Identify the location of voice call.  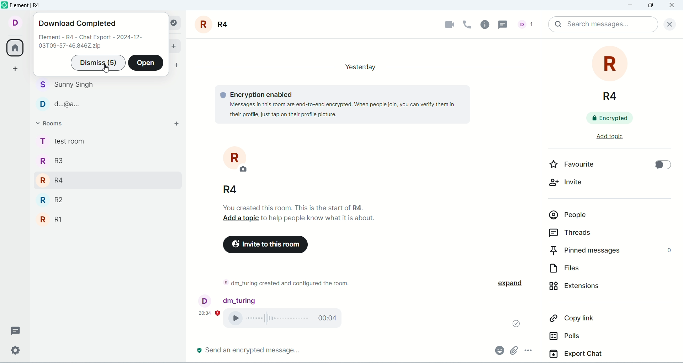
(287, 319).